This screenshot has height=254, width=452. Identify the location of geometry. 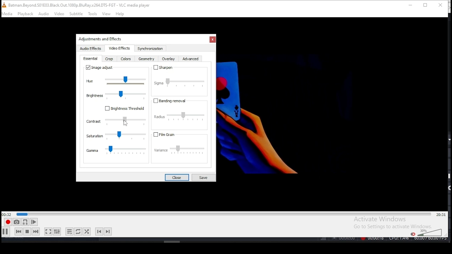
(146, 60).